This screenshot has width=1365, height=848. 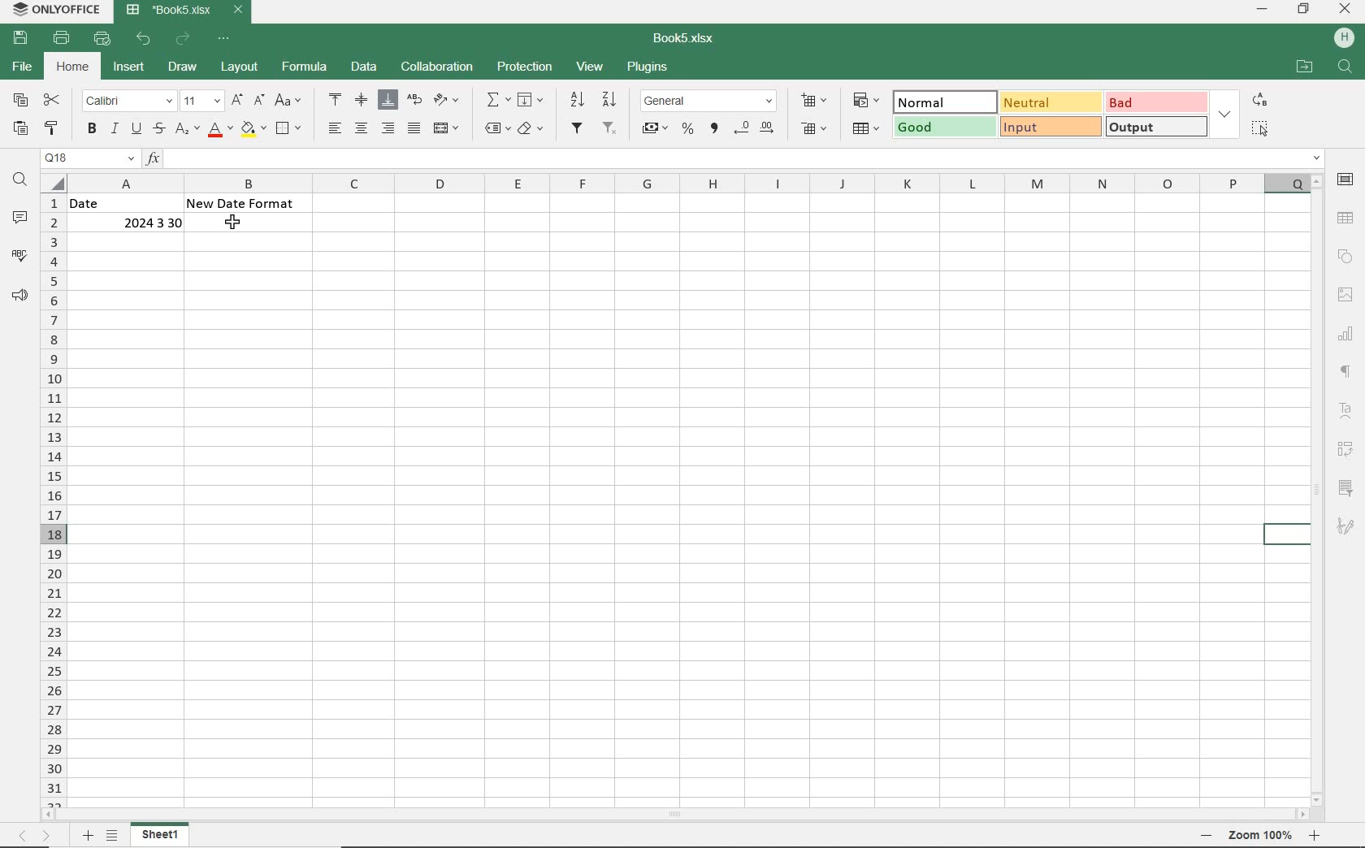 I want to click on DOCUMENT NAME, so click(x=684, y=39).